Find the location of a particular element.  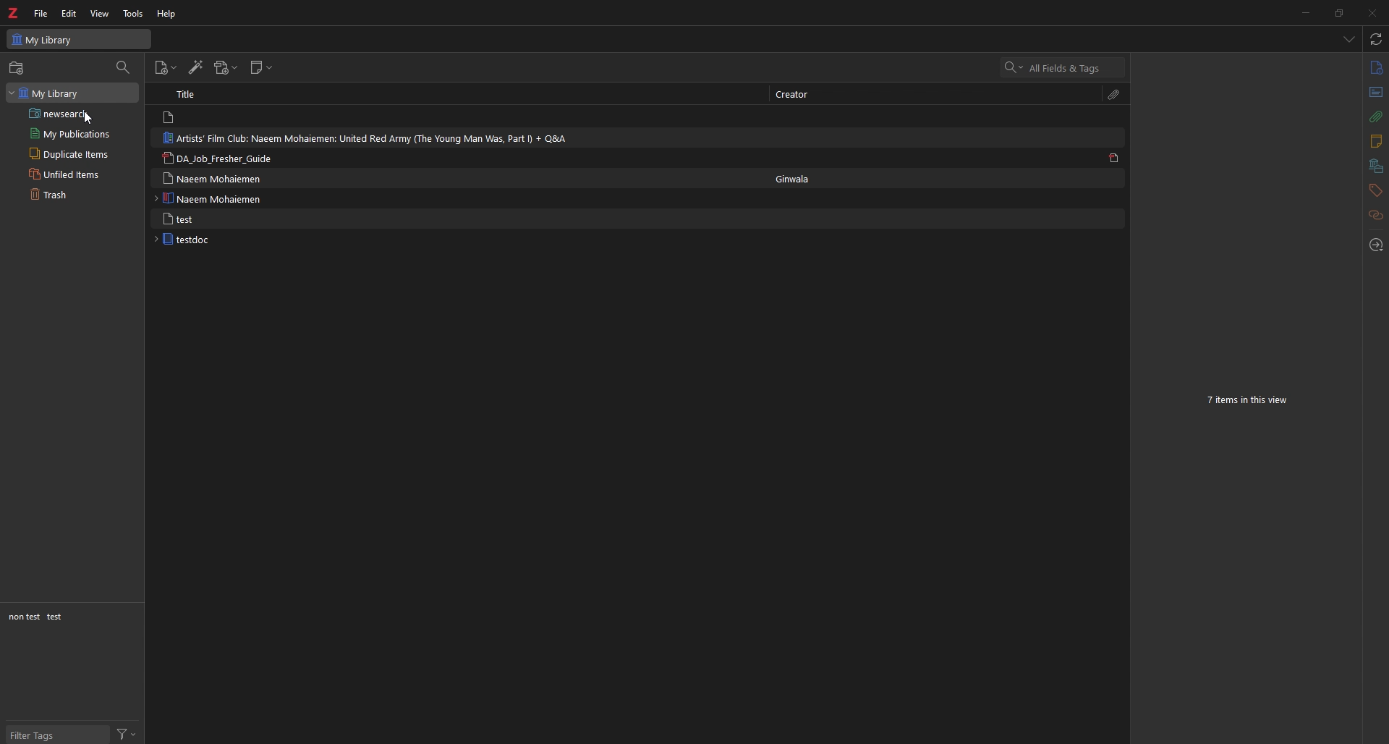

new note is located at coordinates (260, 67).